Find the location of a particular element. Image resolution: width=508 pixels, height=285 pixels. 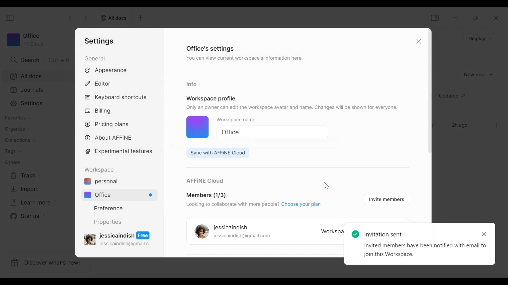

Others is located at coordinates (12, 162).